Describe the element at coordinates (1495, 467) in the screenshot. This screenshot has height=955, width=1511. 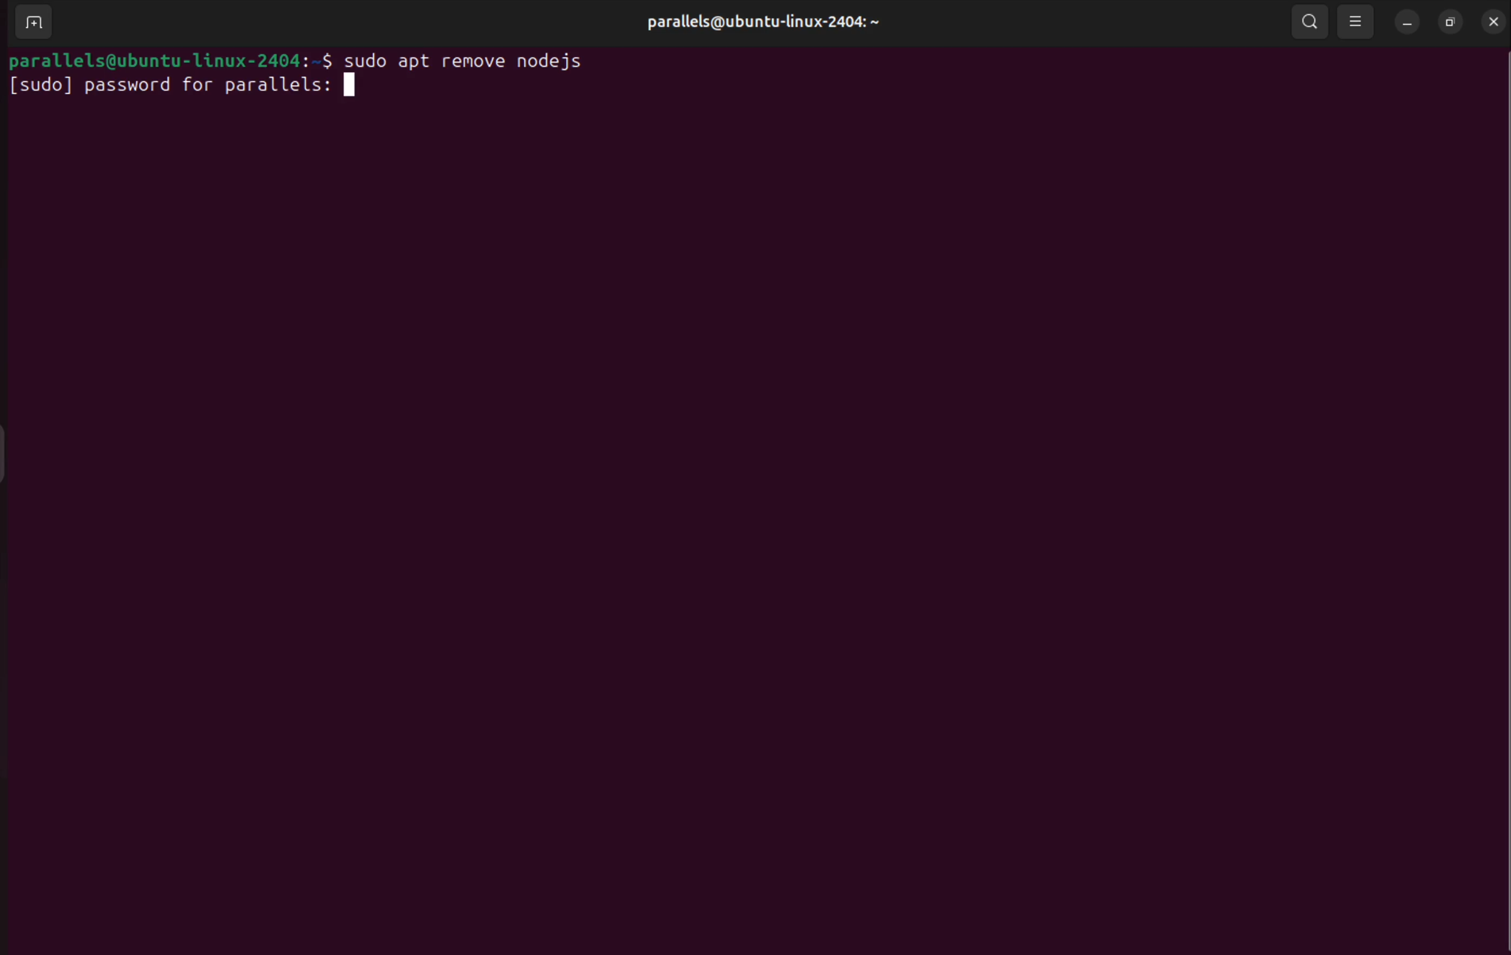
I see `Scrollbar` at that location.